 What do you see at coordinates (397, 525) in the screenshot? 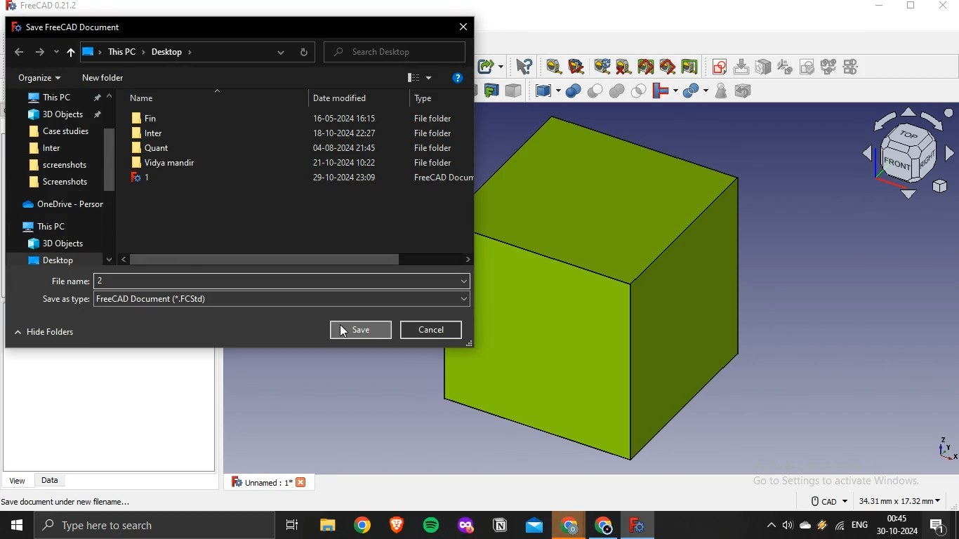
I see `brave` at bounding box center [397, 525].